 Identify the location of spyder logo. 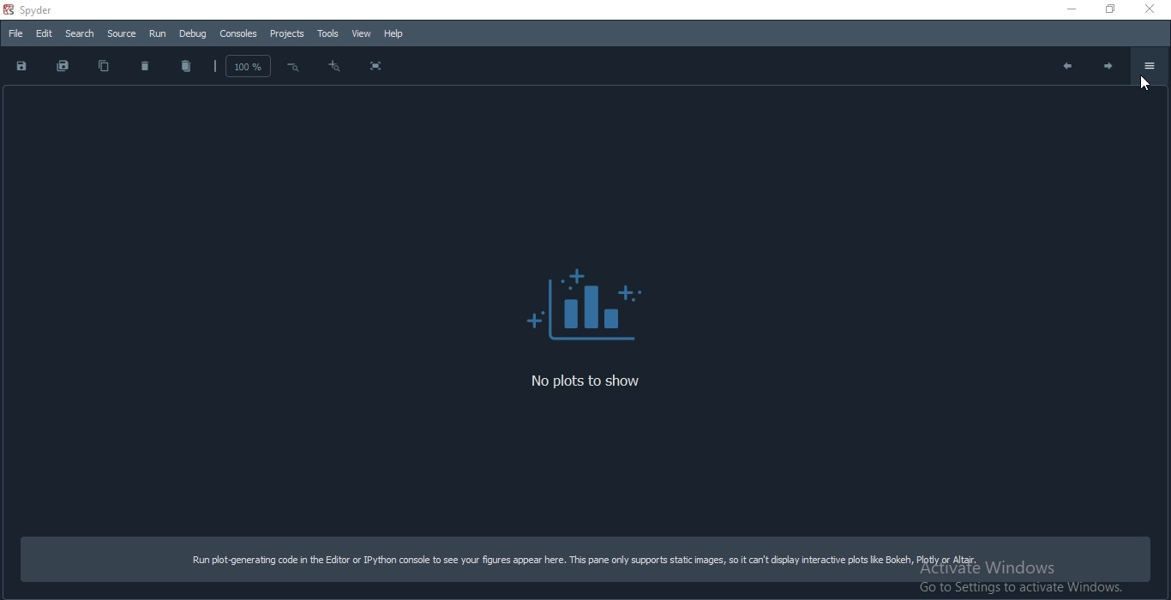
(8, 9).